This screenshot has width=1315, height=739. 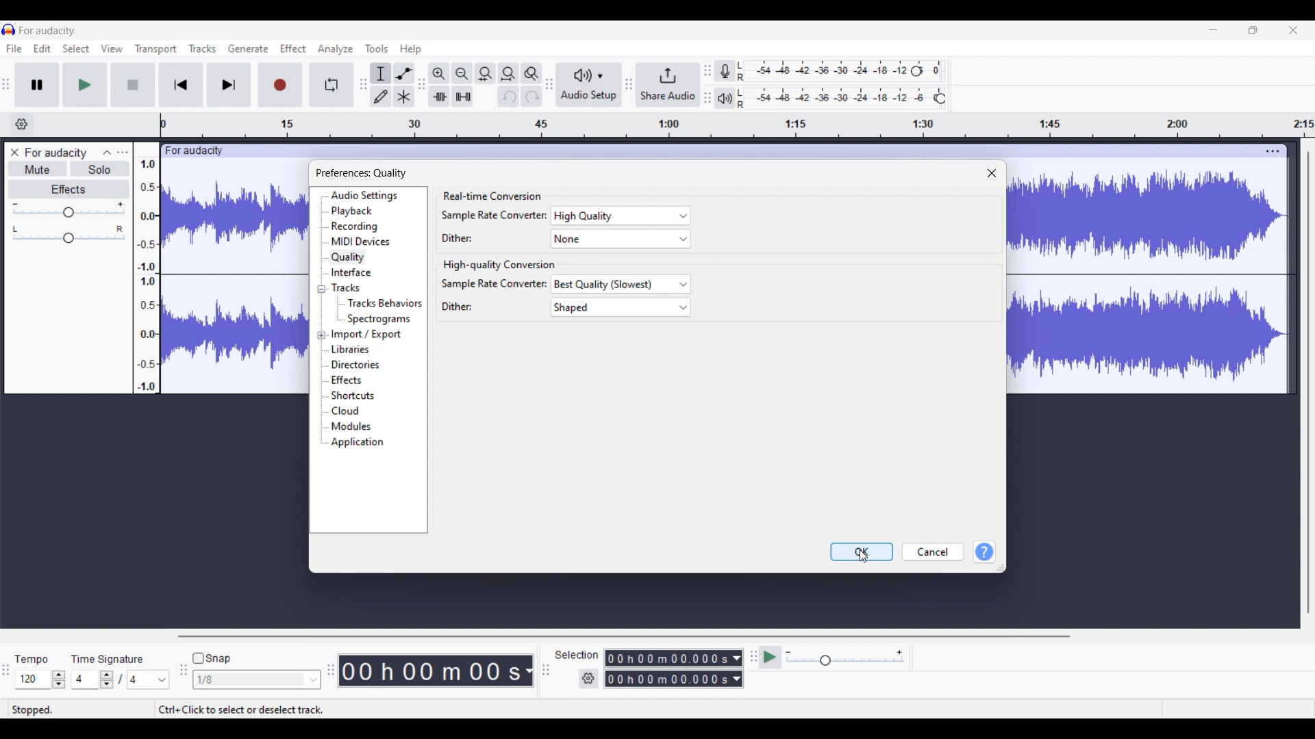 What do you see at coordinates (352, 211) in the screenshot?
I see `Playback` at bounding box center [352, 211].